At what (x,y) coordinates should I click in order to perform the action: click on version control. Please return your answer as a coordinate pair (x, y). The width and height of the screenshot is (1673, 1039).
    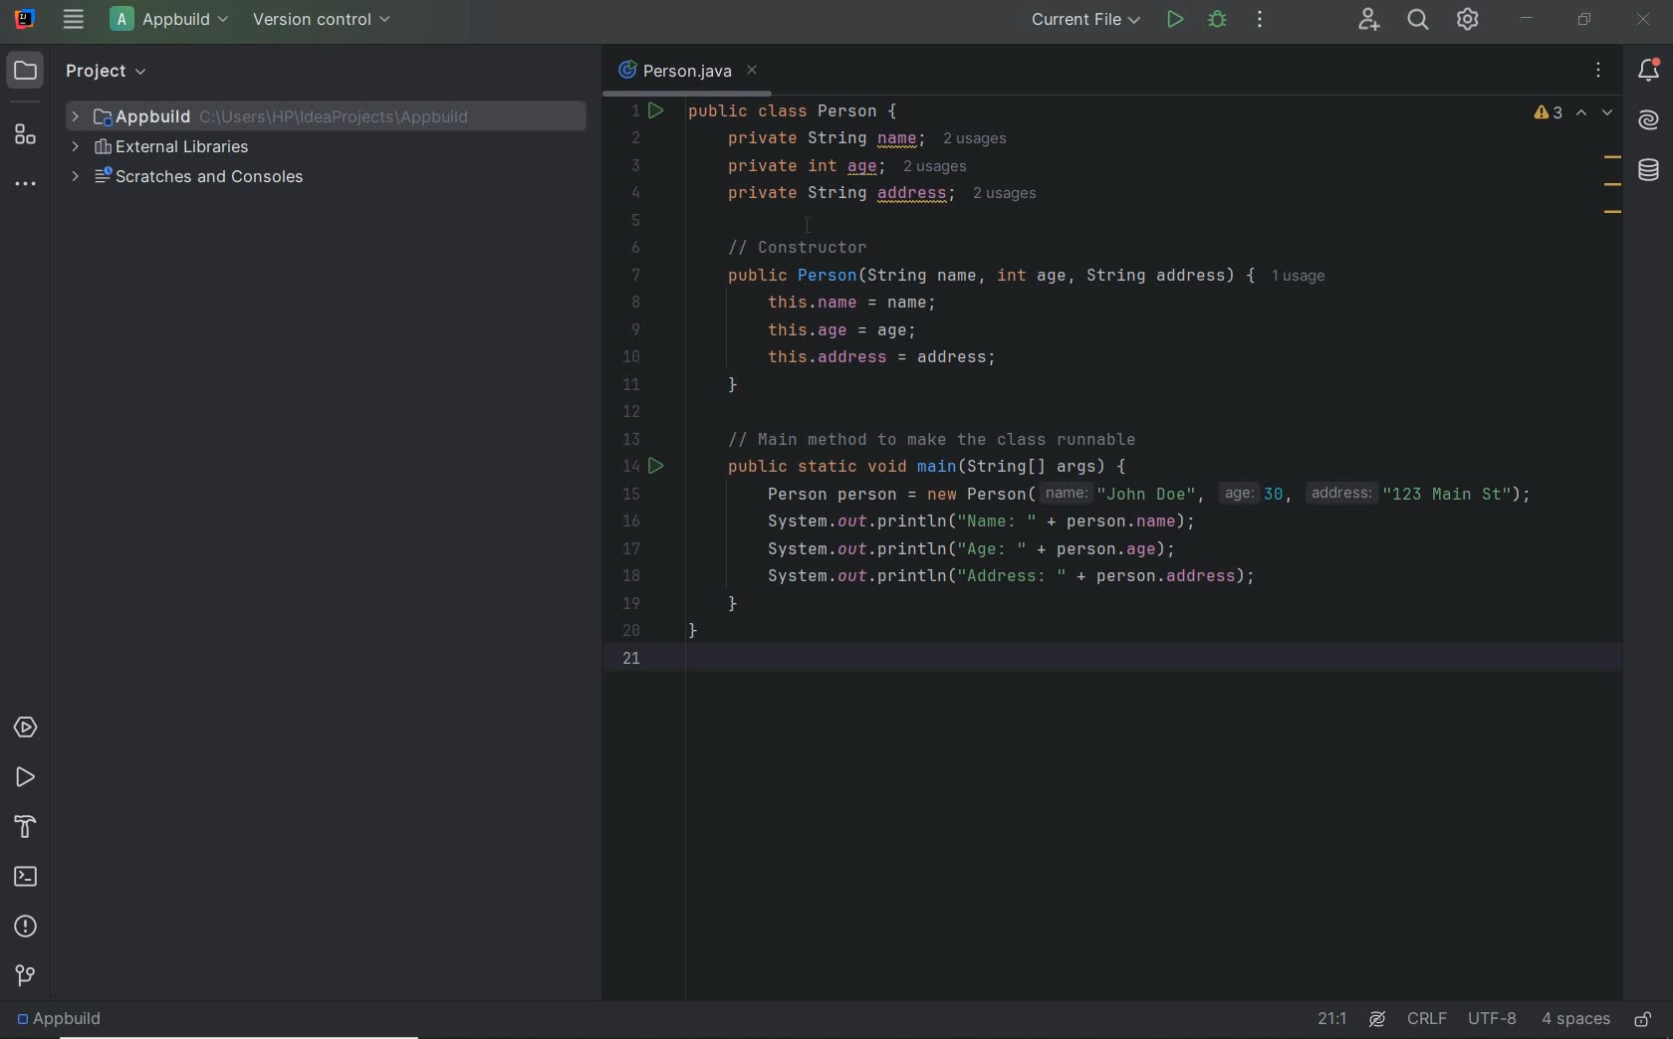
    Looking at the image, I should click on (26, 974).